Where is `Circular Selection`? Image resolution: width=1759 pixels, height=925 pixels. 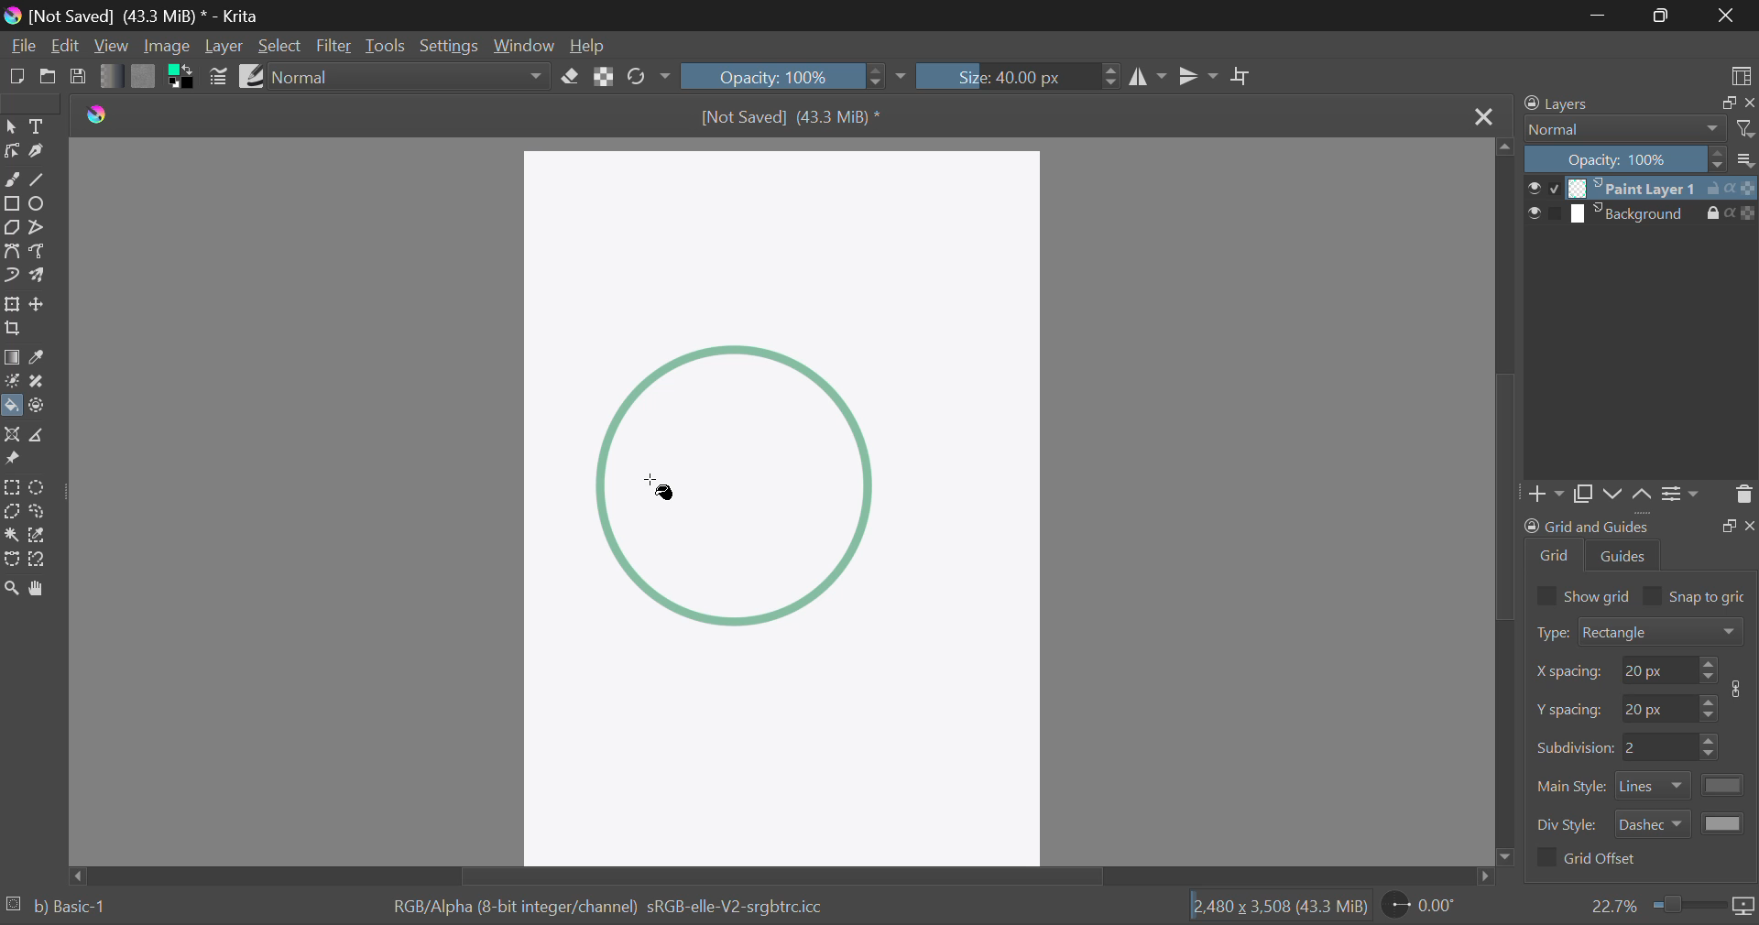
Circular Selection is located at coordinates (38, 486).